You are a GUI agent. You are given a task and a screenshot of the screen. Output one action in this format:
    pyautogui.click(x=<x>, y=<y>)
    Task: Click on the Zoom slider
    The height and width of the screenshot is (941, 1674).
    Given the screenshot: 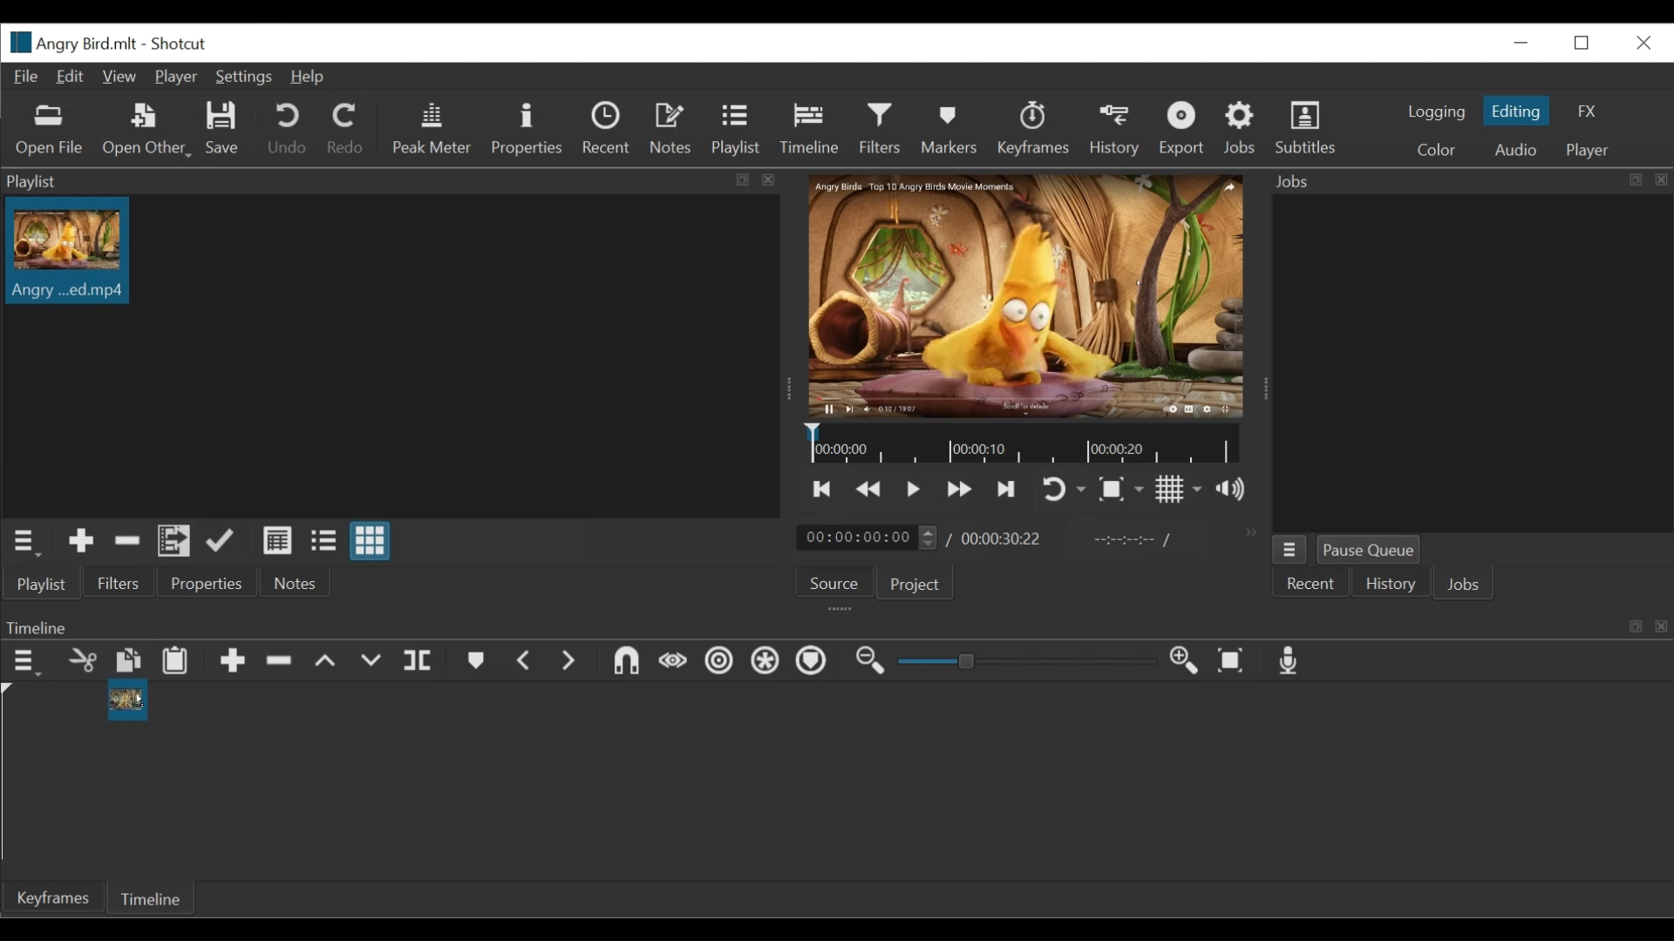 What is the action you would take?
    pyautogui.click(x=1023, y=661)
    